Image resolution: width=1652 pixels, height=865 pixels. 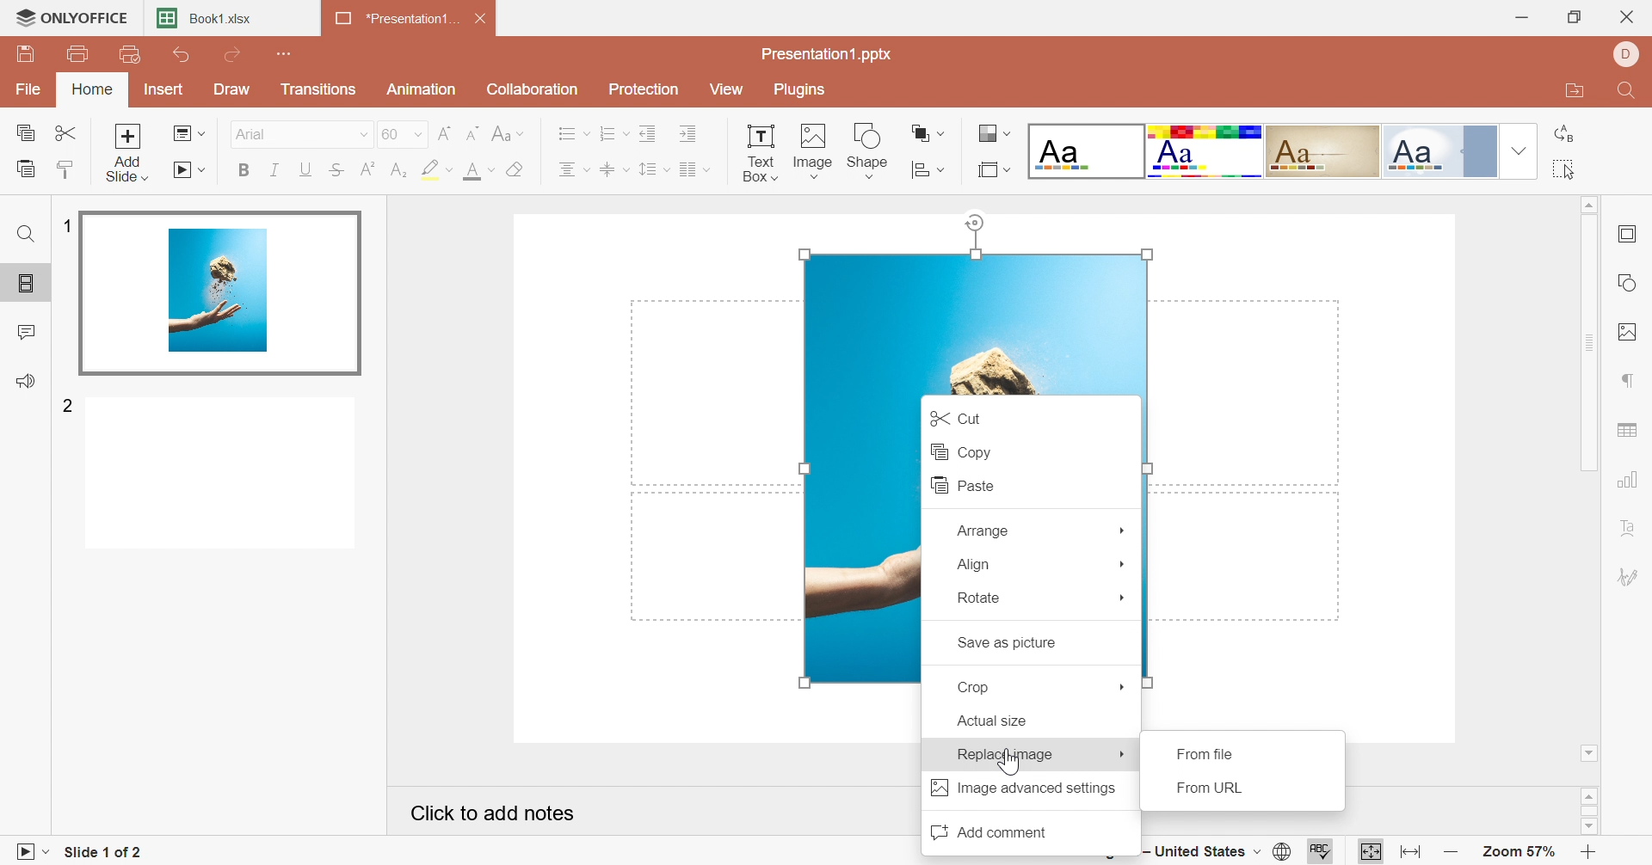 I want to click on Select slide layout, so click(x=994, y=169).